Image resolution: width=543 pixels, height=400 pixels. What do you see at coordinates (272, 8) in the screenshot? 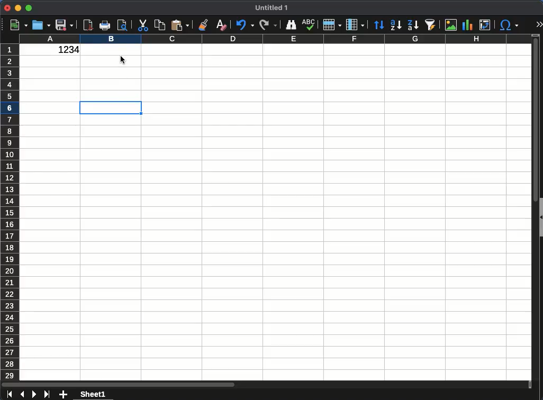
I see `Untitled 1` at bounding box center [272, 8].